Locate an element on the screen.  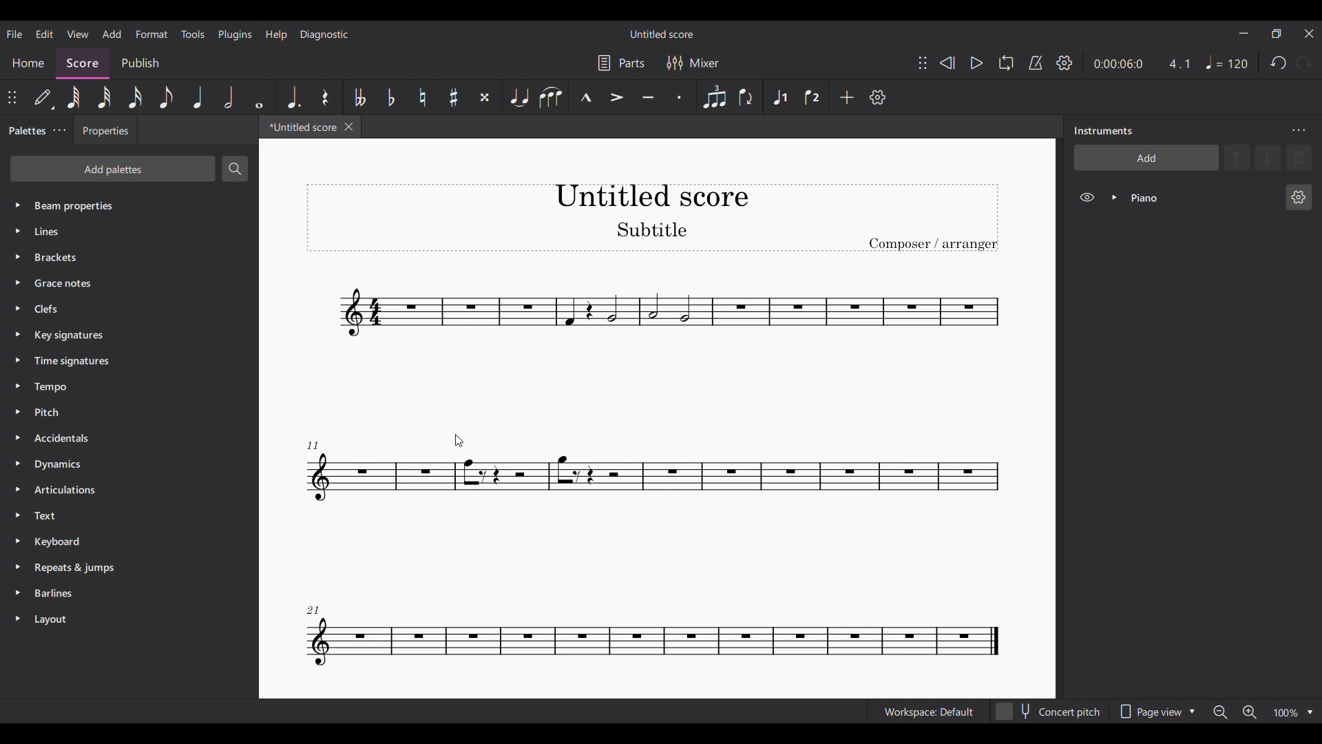
Repeats & jumps is located at coordinates (118, 567).